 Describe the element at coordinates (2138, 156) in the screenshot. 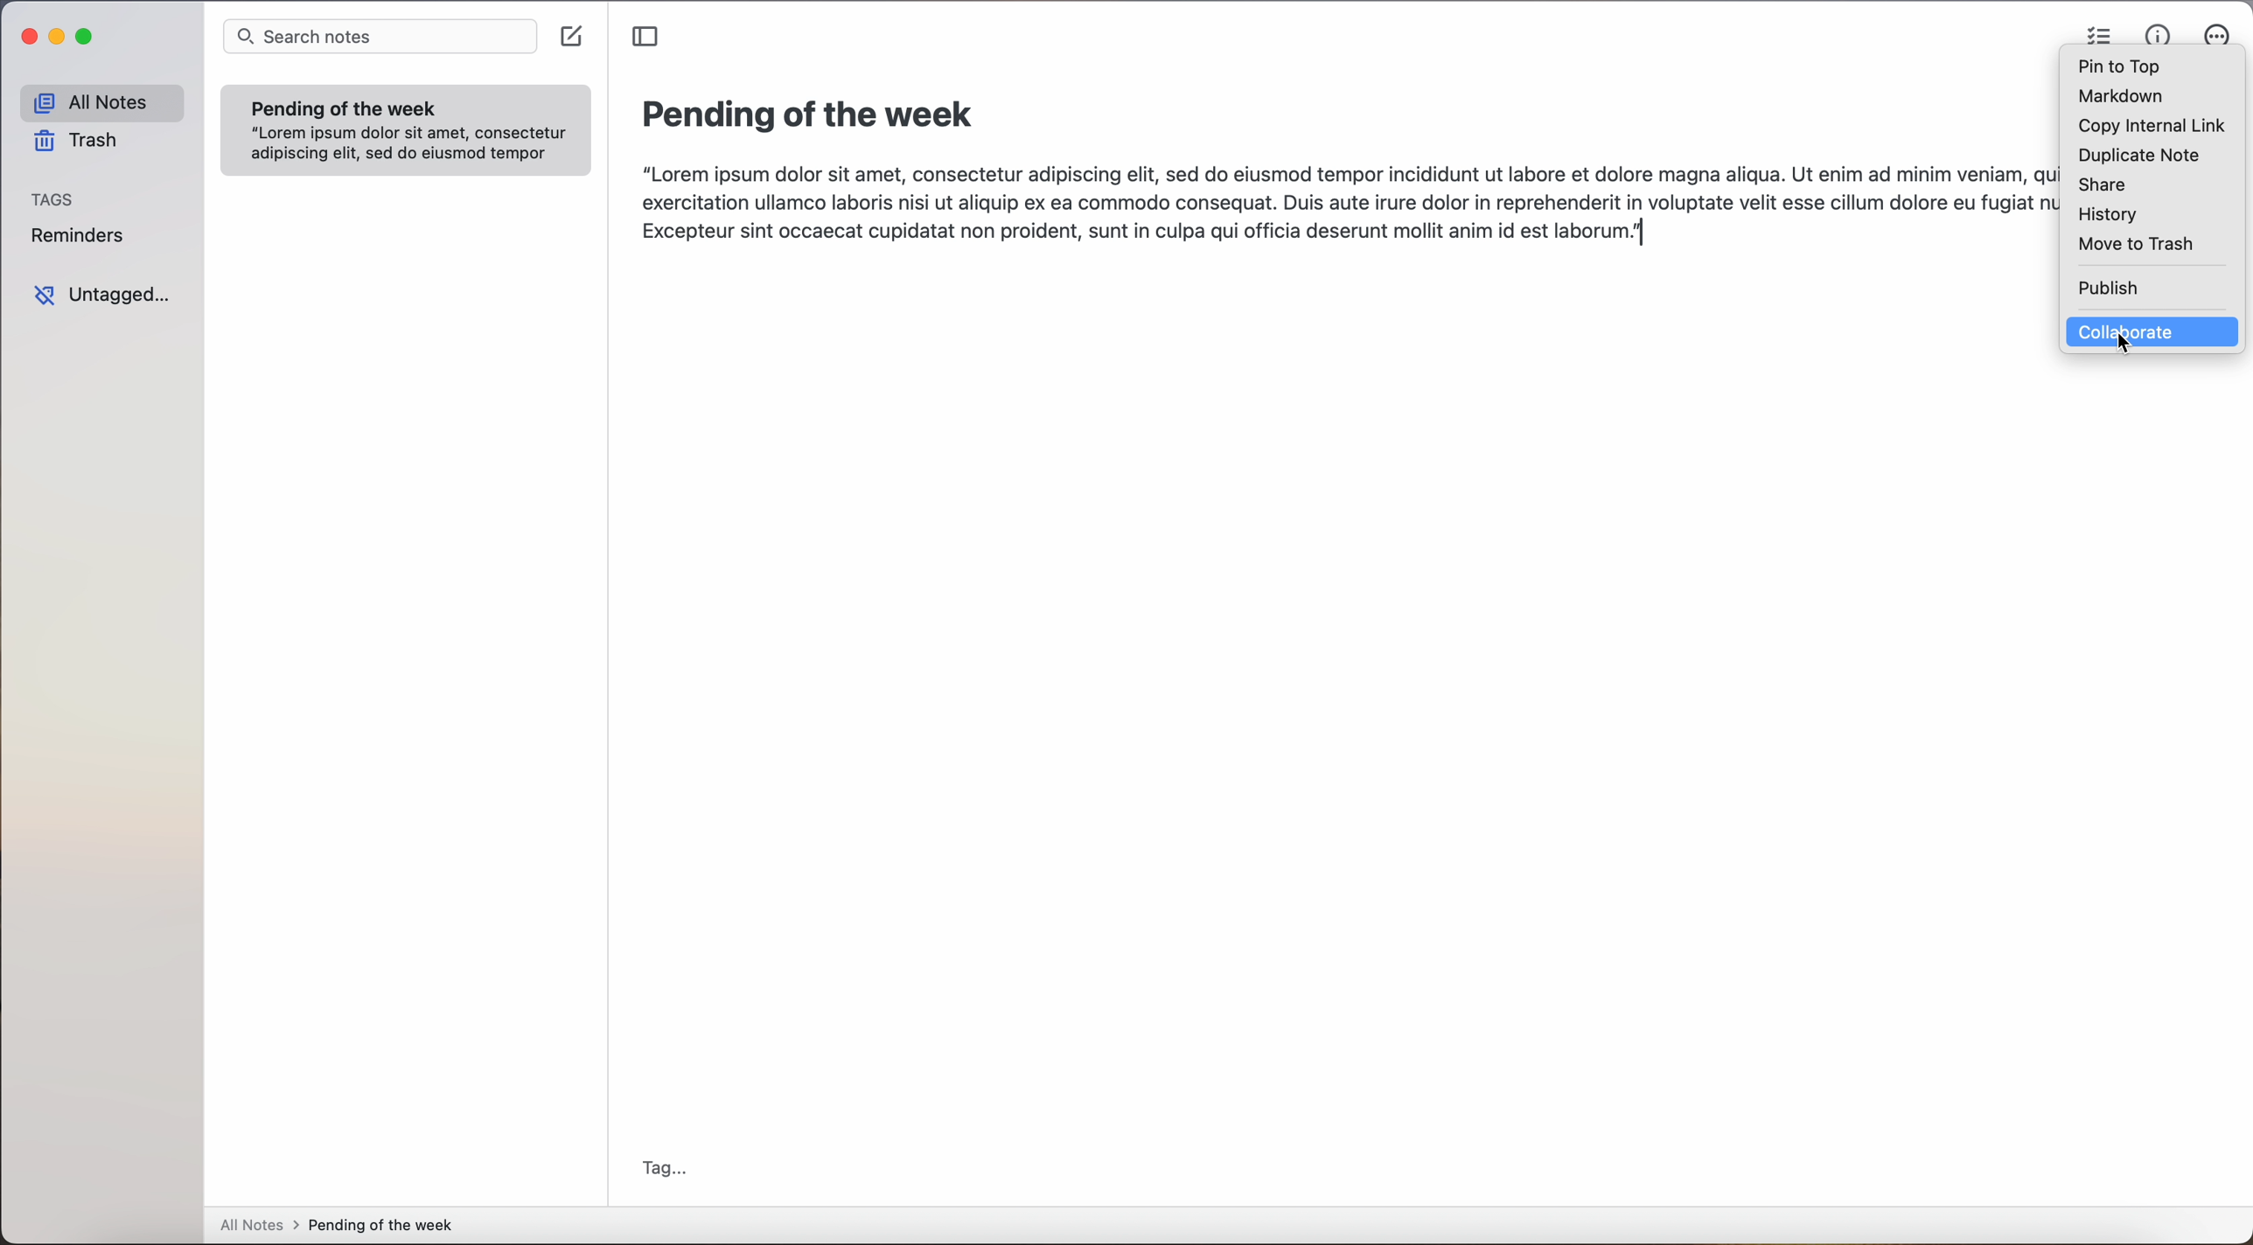

I see `duplicate note` at that location.